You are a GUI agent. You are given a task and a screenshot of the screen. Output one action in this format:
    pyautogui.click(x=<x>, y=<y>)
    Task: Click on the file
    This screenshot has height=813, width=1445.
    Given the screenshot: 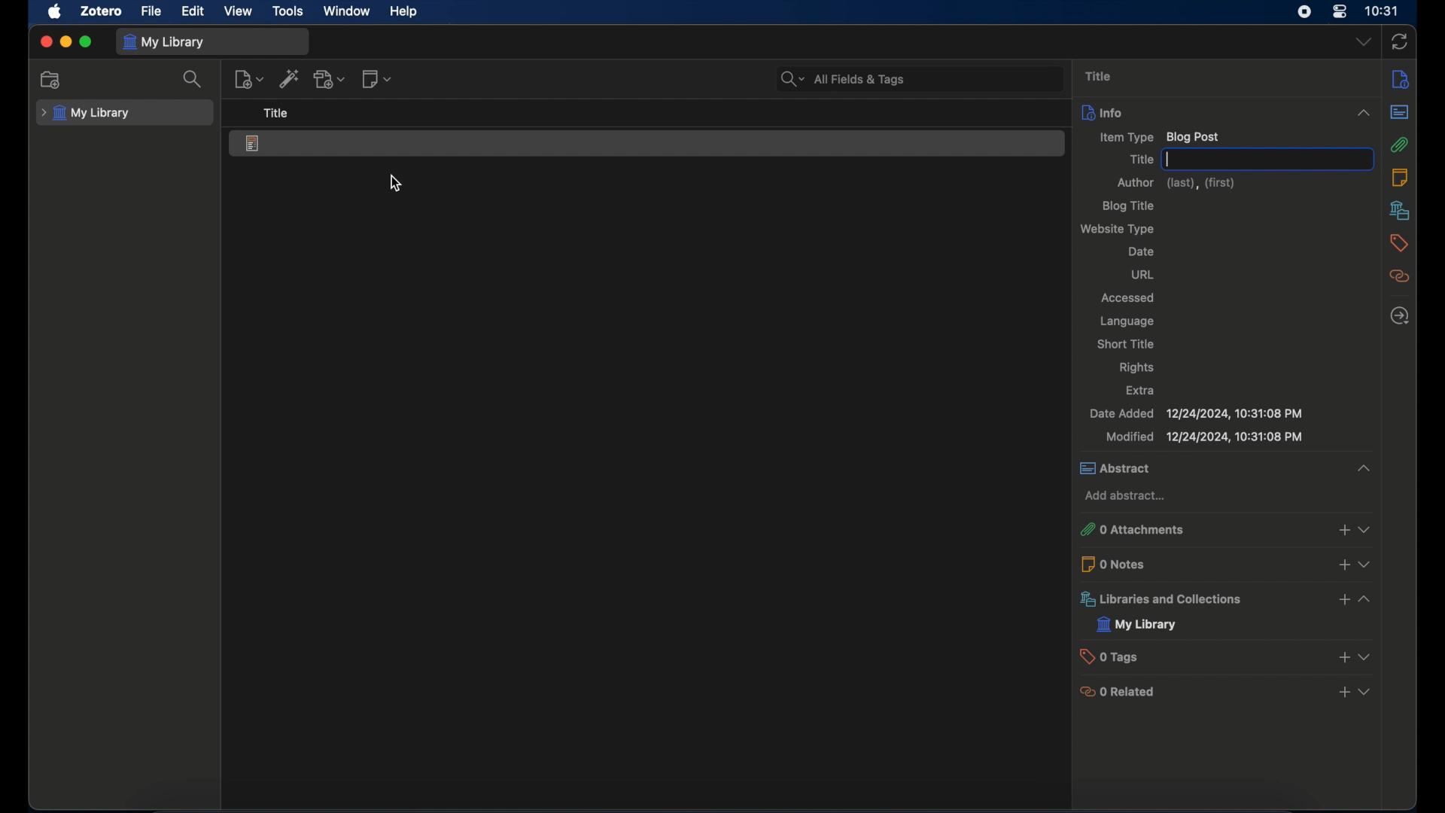 What is the action you would take?
    pyautogui.click(x=151, y=11)
    